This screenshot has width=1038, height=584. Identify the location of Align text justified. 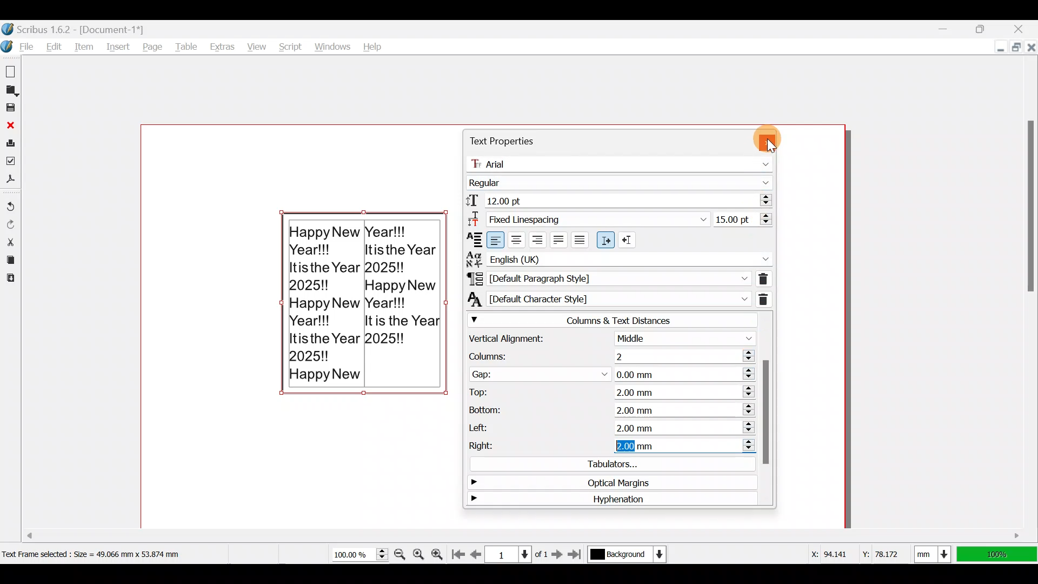
(558, 238).